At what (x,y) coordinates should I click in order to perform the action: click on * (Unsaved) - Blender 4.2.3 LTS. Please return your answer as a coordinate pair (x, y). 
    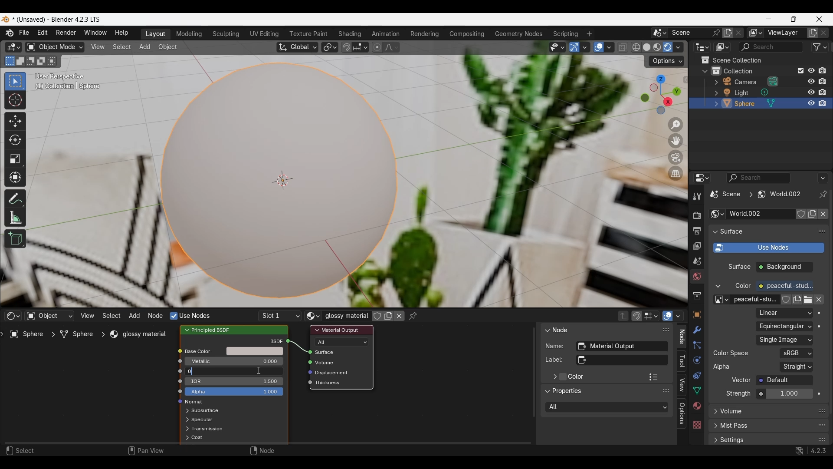
    Looking at the image, I should click on (59, 20).